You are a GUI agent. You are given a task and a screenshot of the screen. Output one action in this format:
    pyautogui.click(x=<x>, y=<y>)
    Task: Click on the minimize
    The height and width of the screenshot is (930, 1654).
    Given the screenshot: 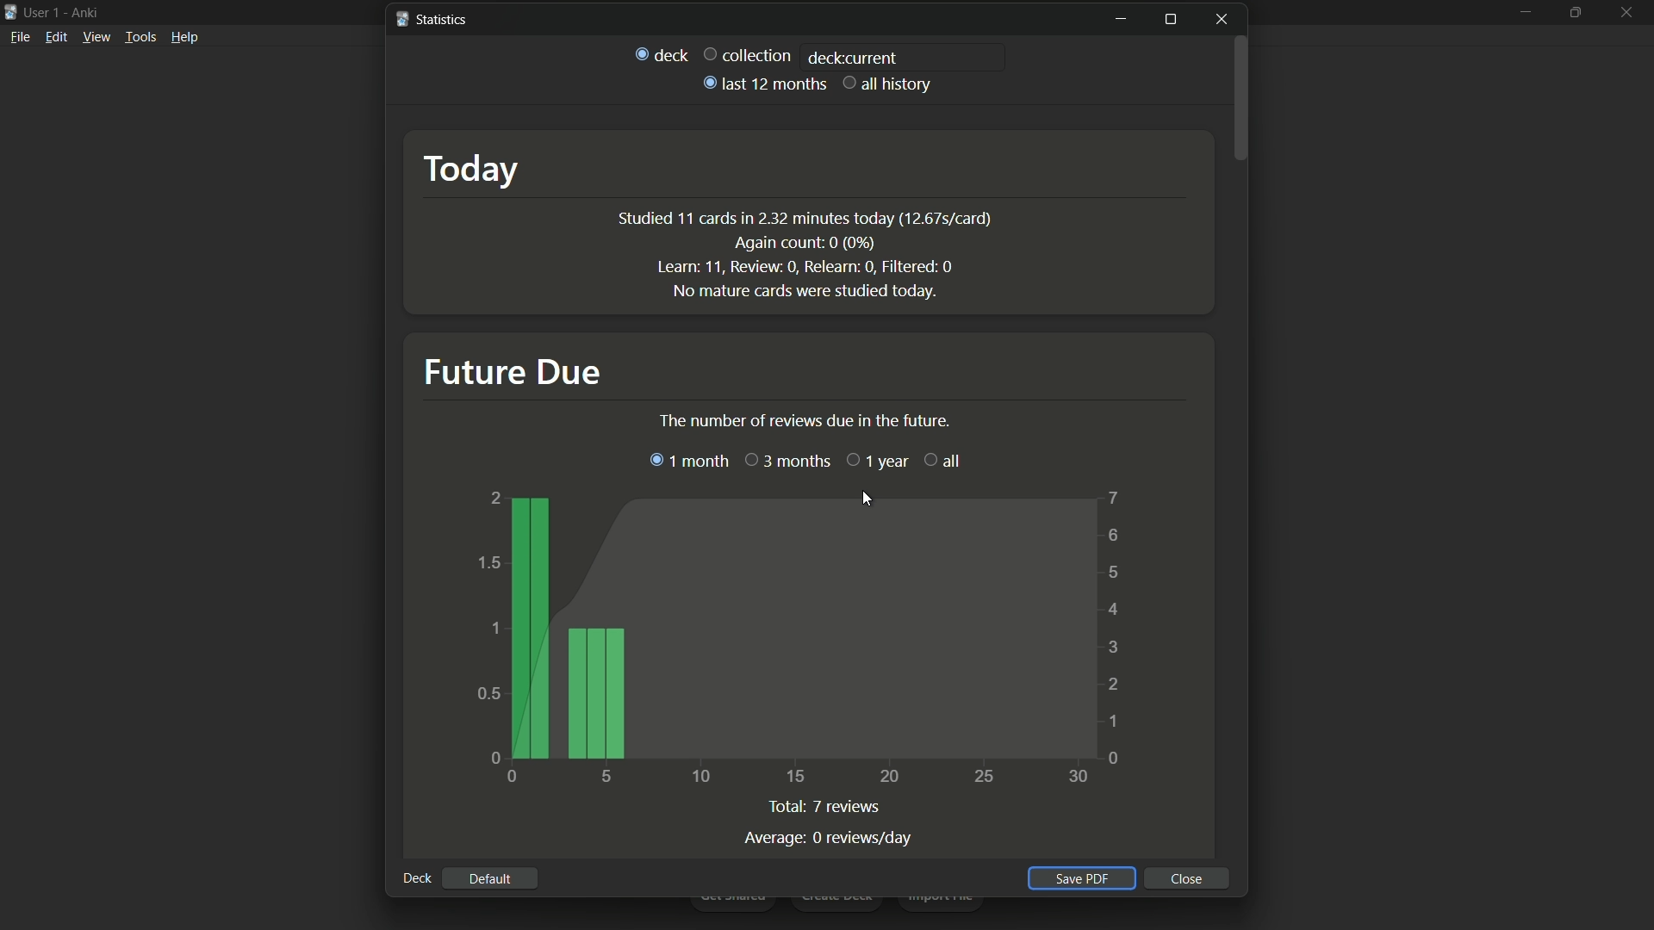 What is the action you would take?
    pyautogui.click(x=1120, y=20)
    